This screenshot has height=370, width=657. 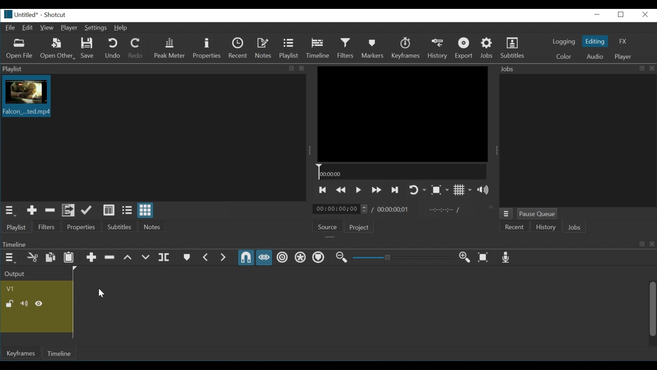 I want to click on Skip to the next point, so click(x=394, y=190).